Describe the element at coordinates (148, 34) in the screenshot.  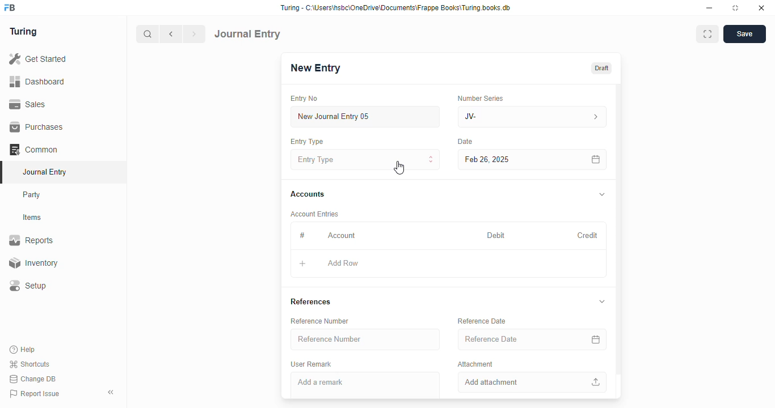
I see `search` at that location.